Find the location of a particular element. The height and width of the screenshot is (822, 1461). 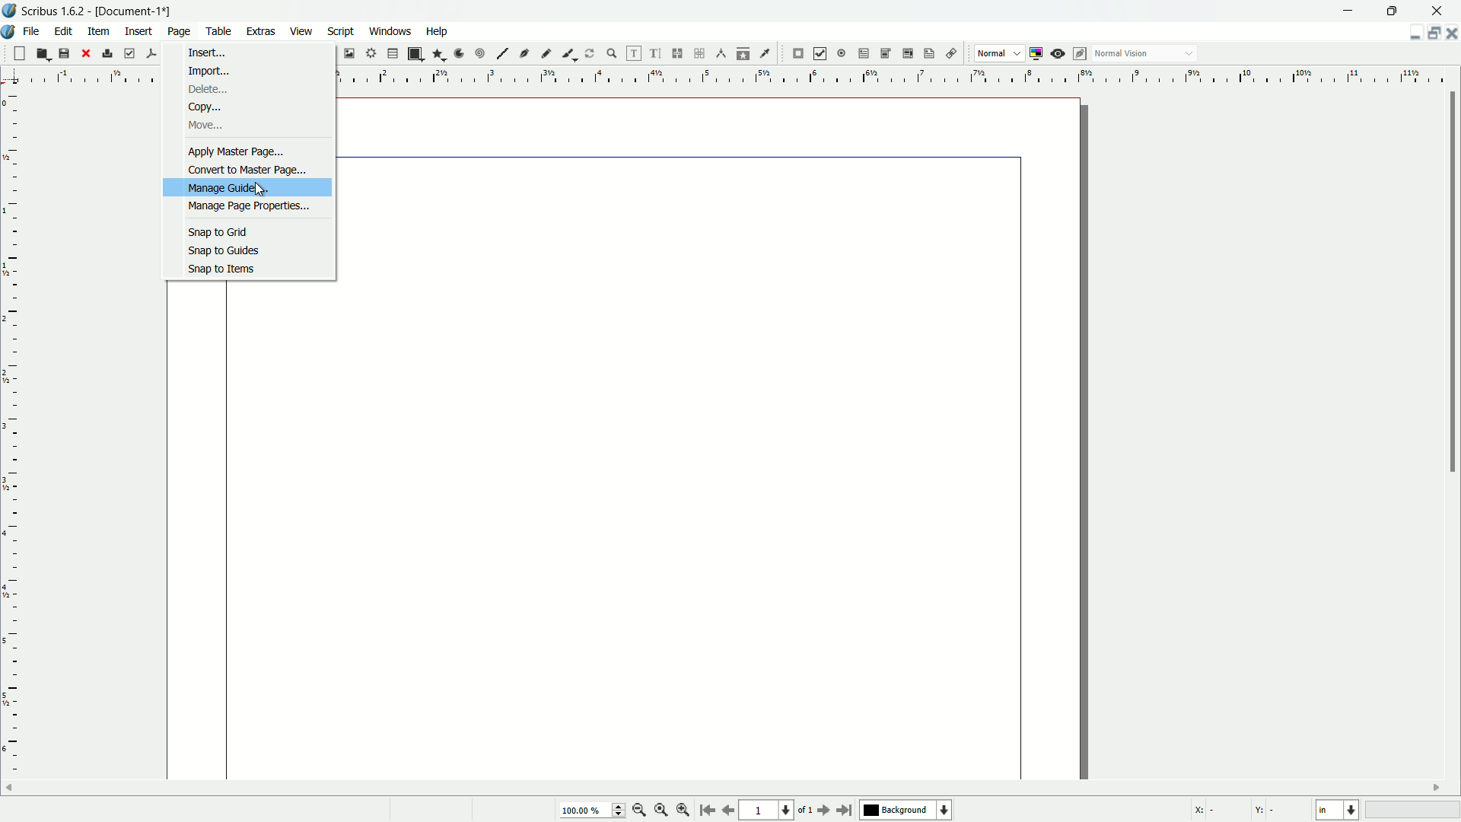

link annotation is located at coordinates (948, 54).